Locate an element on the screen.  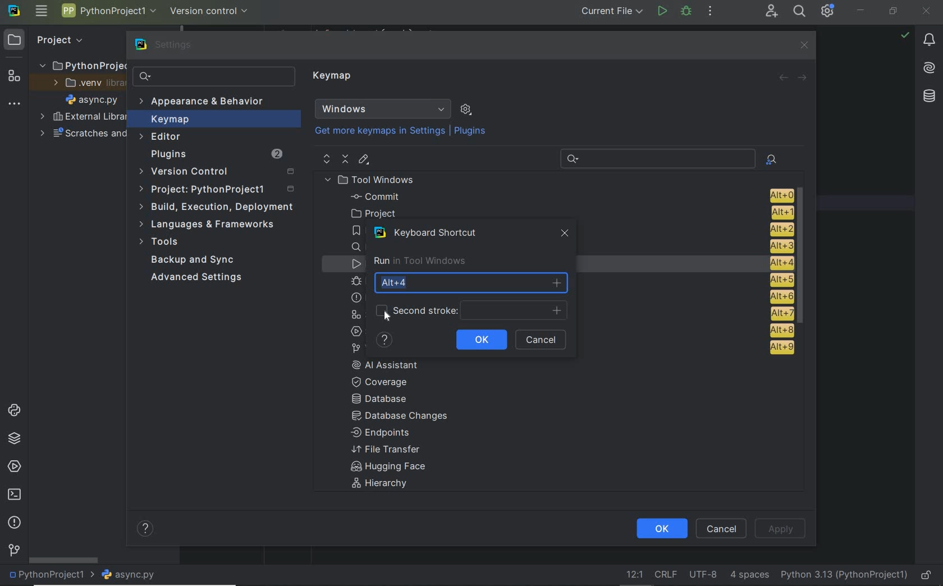
Plugins is located at coordinates (471, 131).